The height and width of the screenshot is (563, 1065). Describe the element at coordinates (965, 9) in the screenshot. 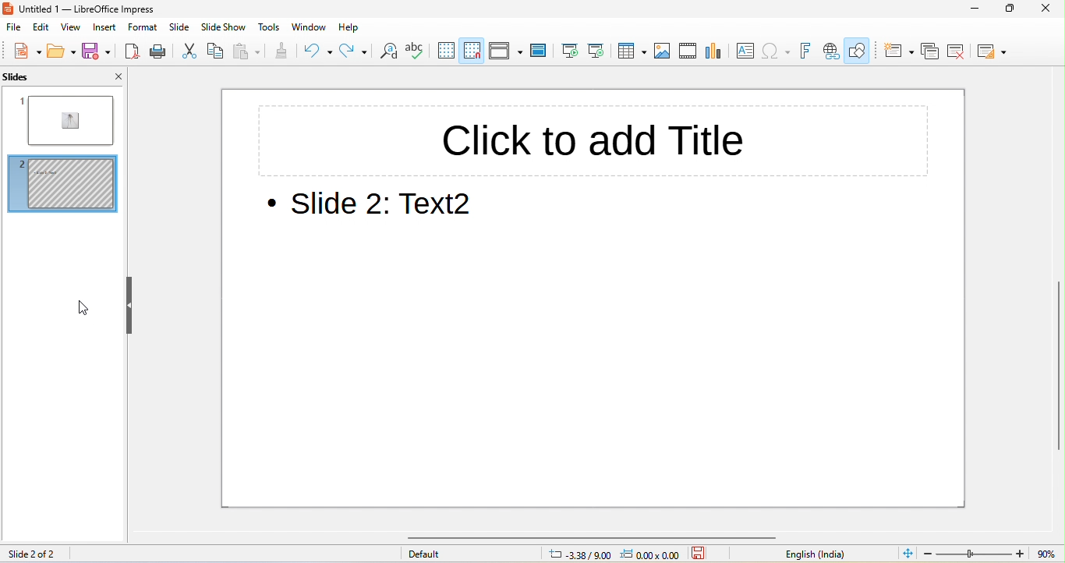

I see `minimize` at that location.